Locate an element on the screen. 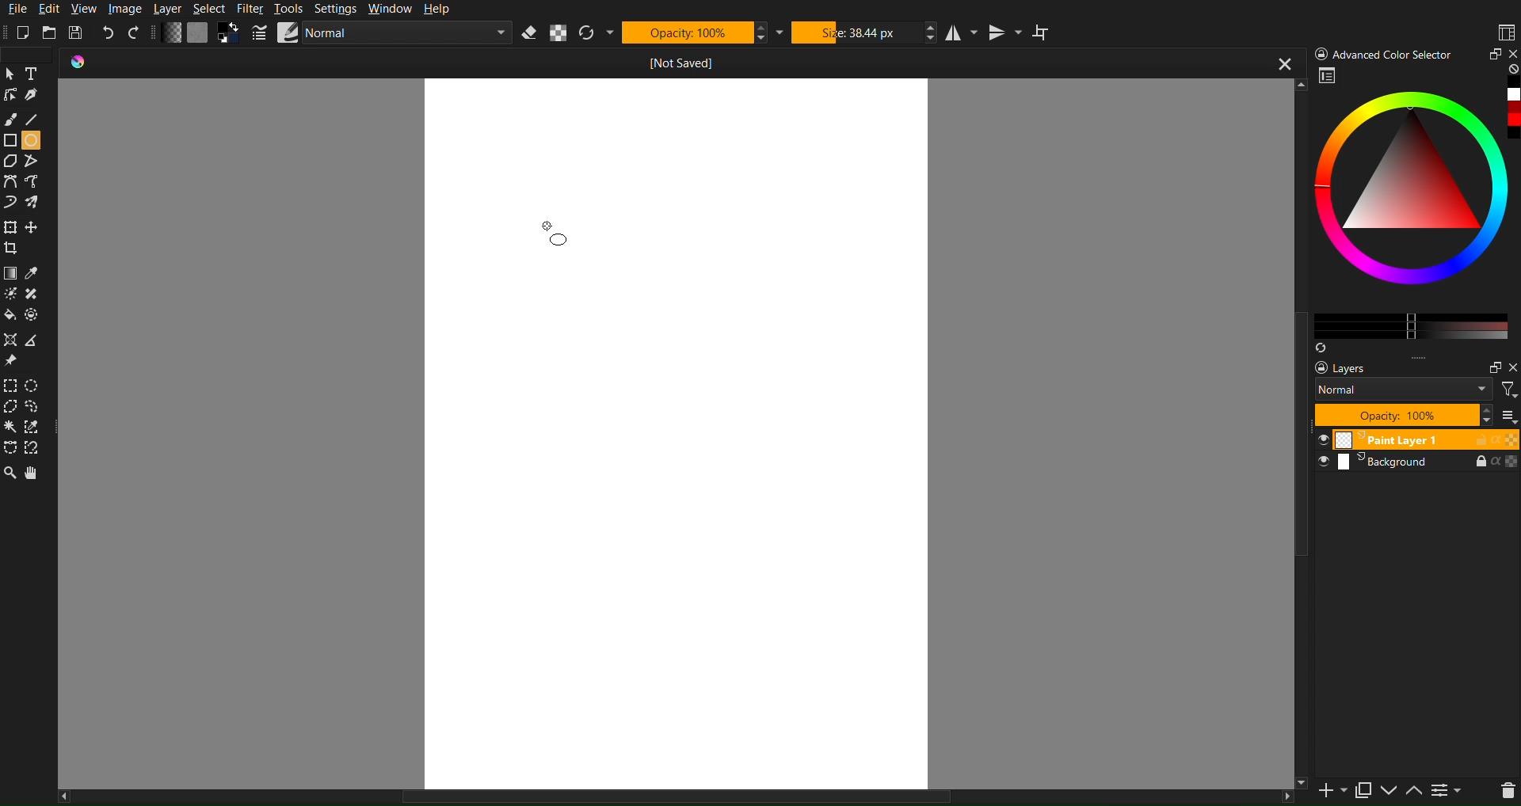 The height and width of the screenshot is (806, 1521). Brush Tool is located at coordinates (10, 120).